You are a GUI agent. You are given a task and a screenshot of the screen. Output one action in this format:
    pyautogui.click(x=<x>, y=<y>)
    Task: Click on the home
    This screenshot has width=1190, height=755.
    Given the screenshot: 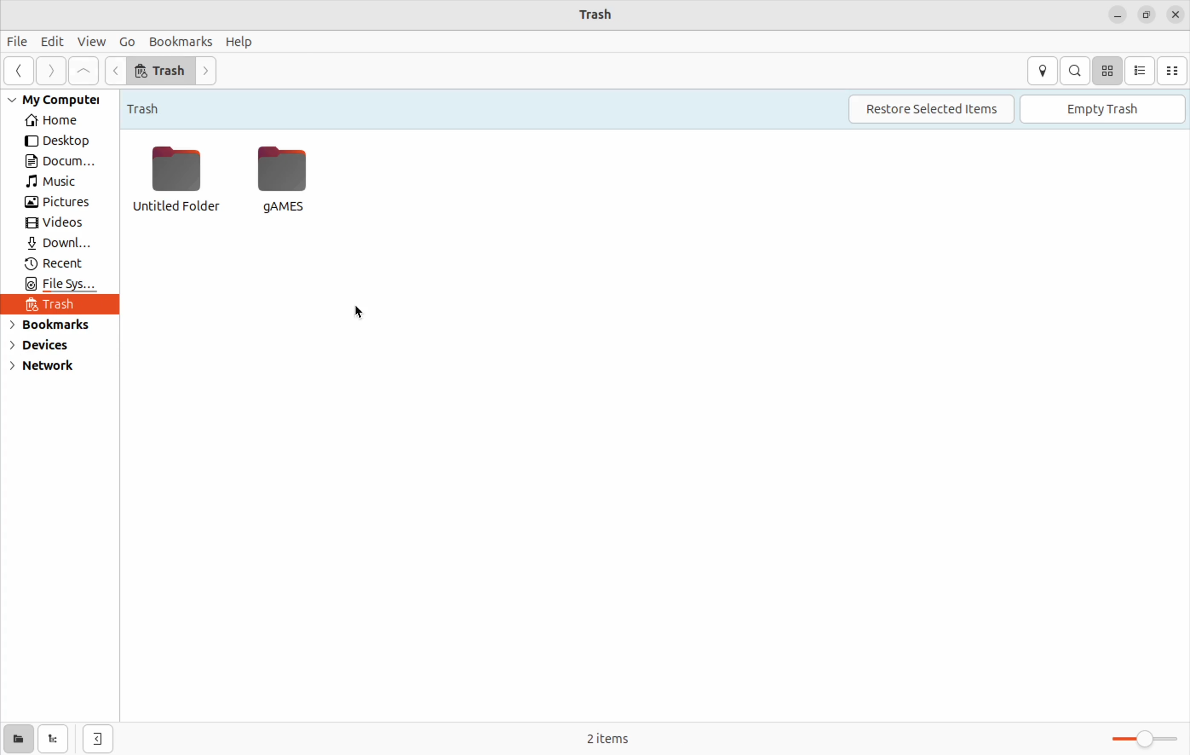 What is the action you would take?
    pyautogui.click(x=56, y=121)
    